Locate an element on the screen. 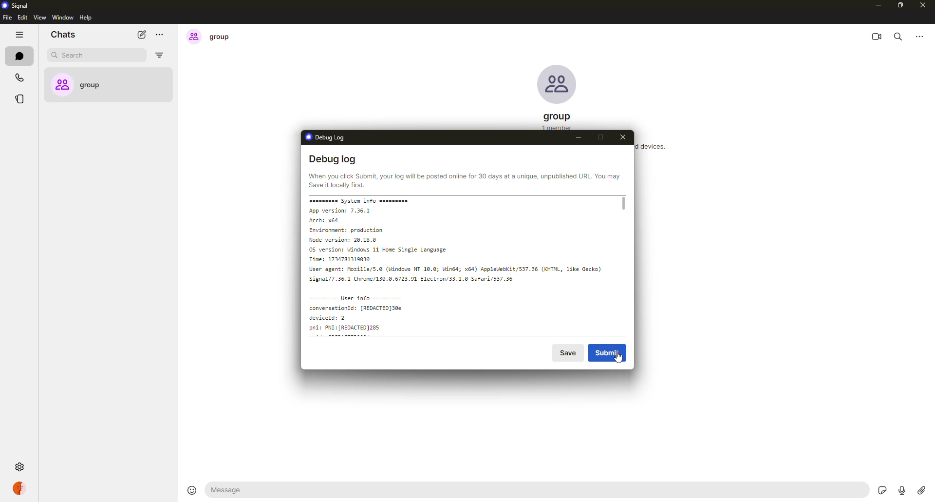  chats is located at coordinates (18, 56).